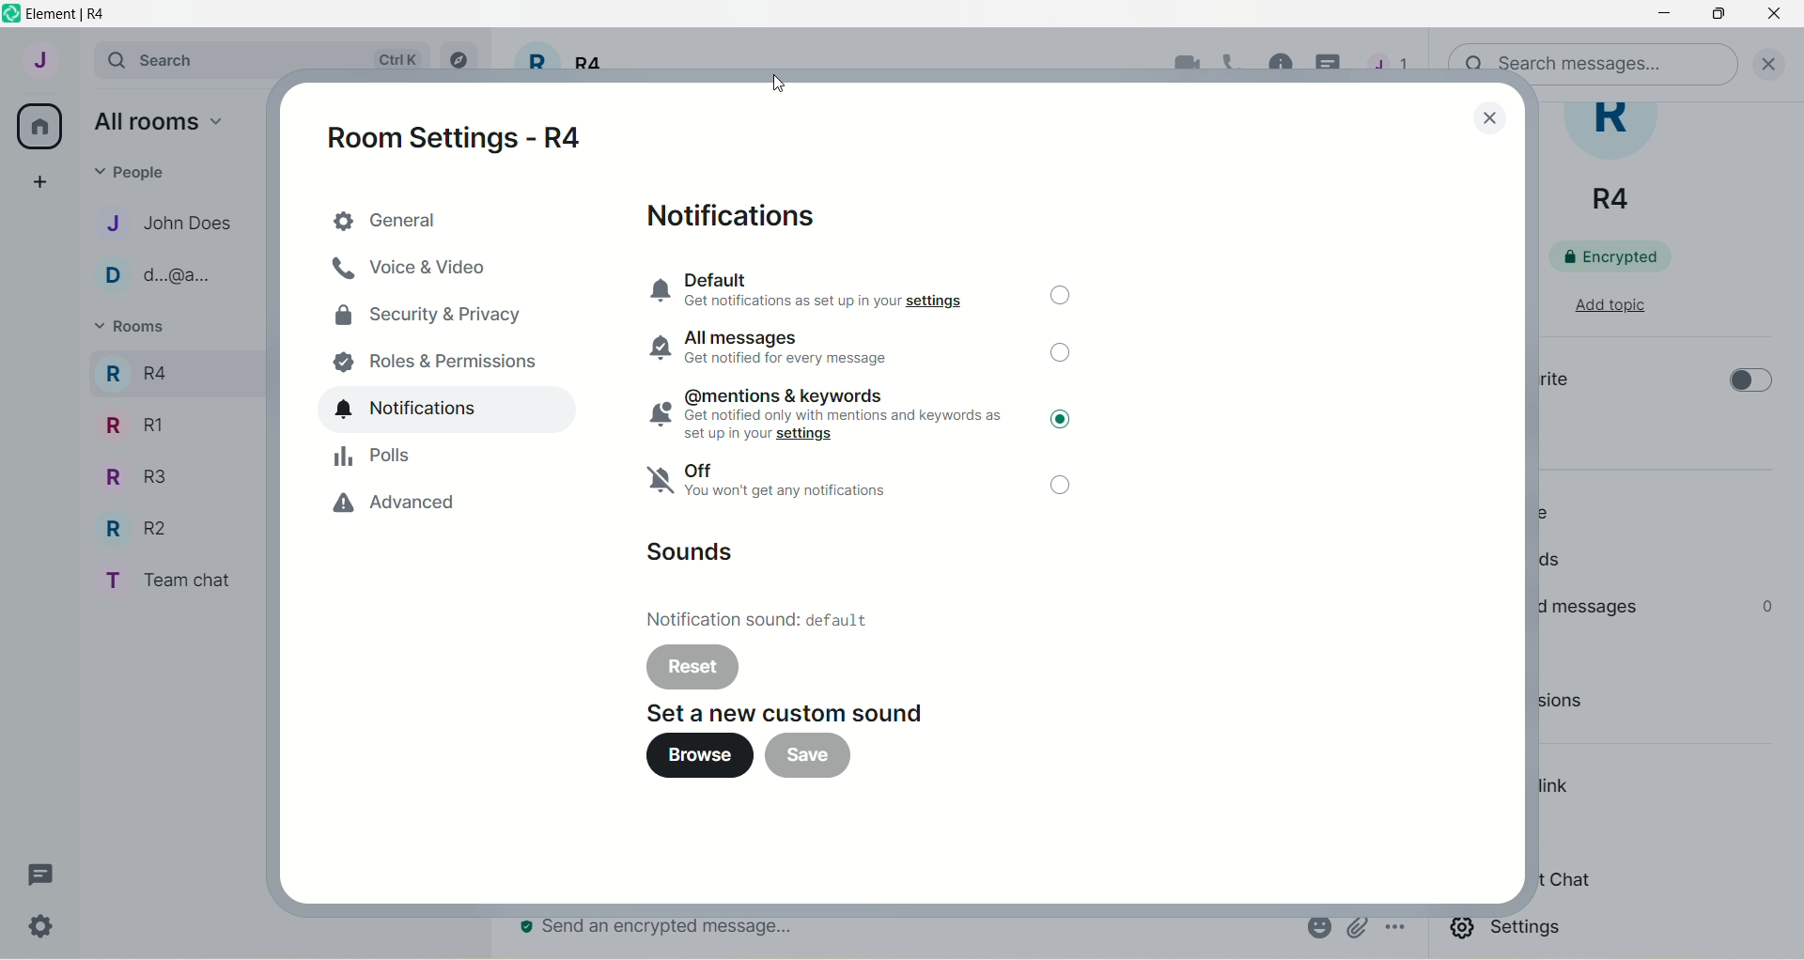 This screenshot has height=960, width=1804. What do you see at coordinates (1331, 66) in the screenshot?
I see `cursor` at bounding box center [1331, 66].